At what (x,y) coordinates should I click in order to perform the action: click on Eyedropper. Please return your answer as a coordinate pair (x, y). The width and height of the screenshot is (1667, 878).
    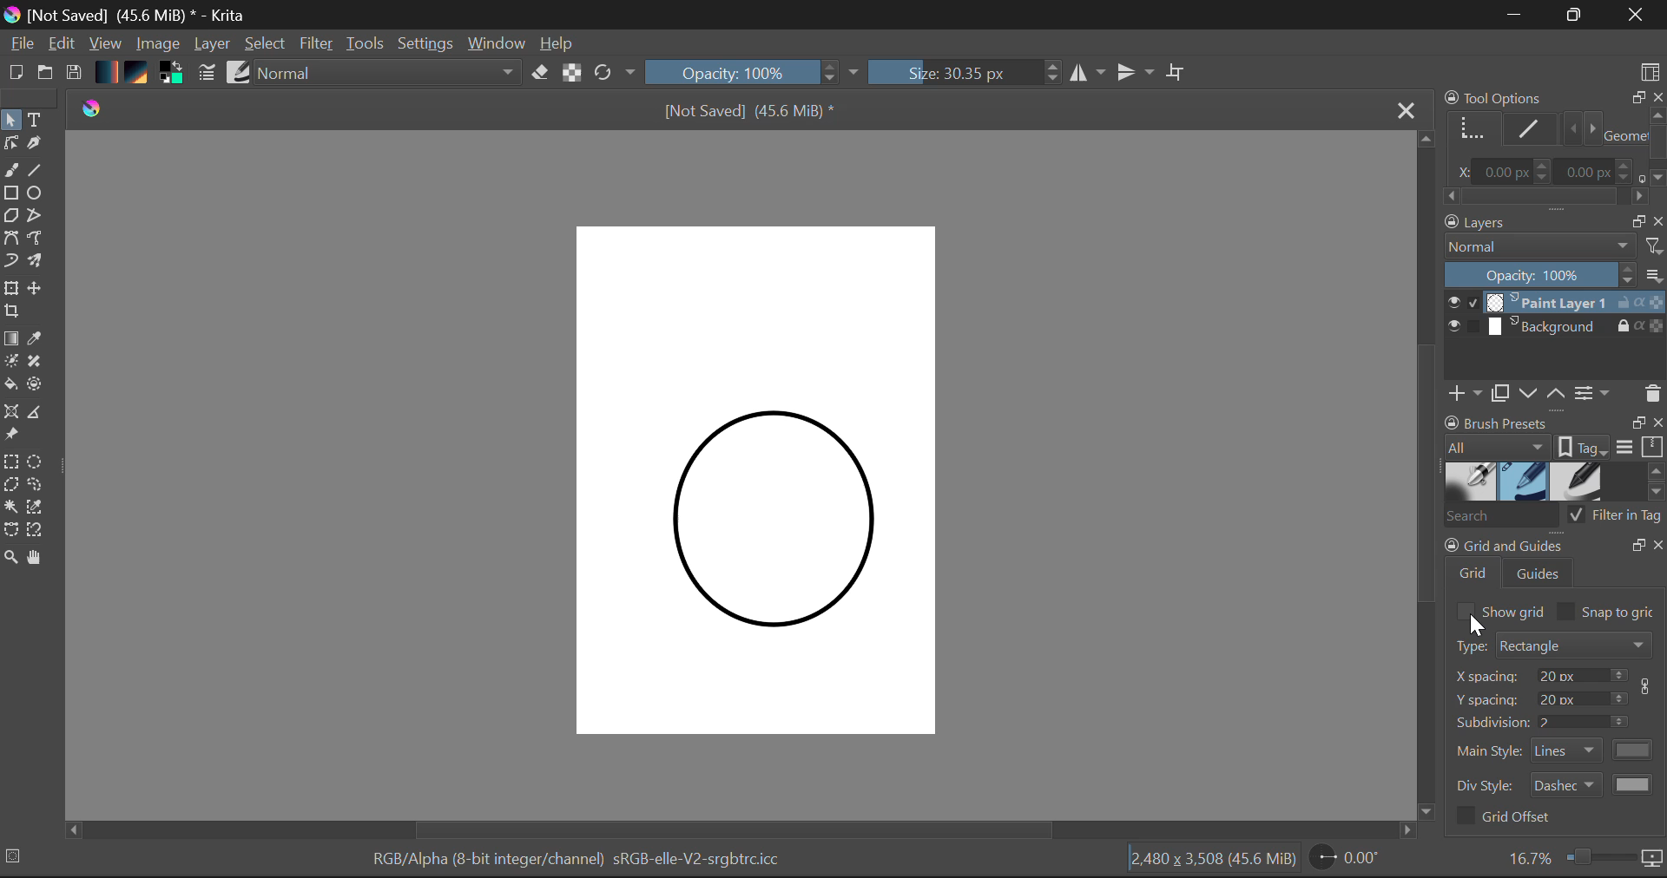
    Looking at the image, I should click on (38, 340).